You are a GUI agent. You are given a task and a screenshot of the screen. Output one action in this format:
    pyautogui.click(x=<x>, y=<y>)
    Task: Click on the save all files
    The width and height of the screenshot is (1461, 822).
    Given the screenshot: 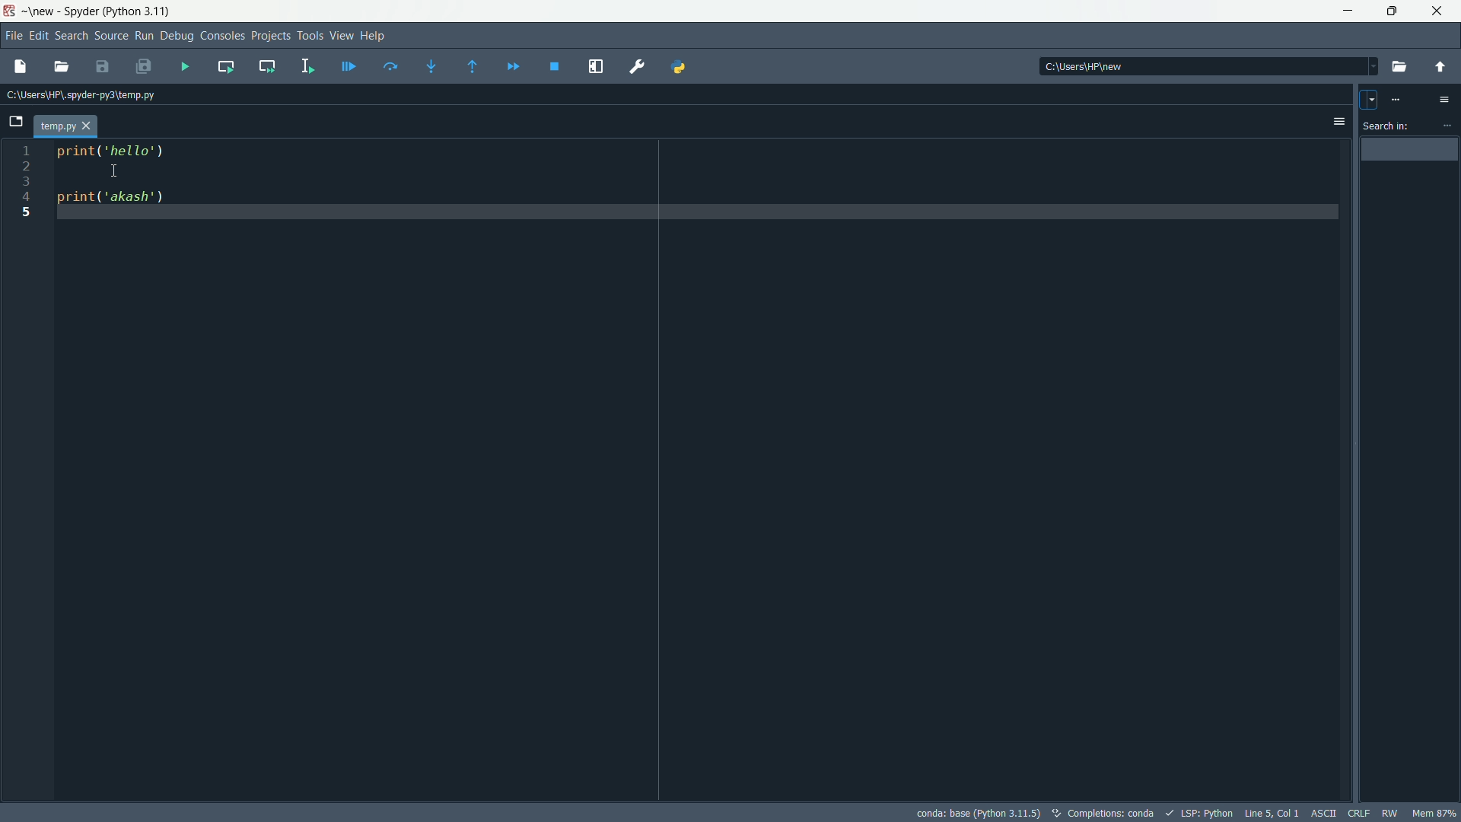 What is the action you would take?
    pyautogui.click(x=145, y=65)
    